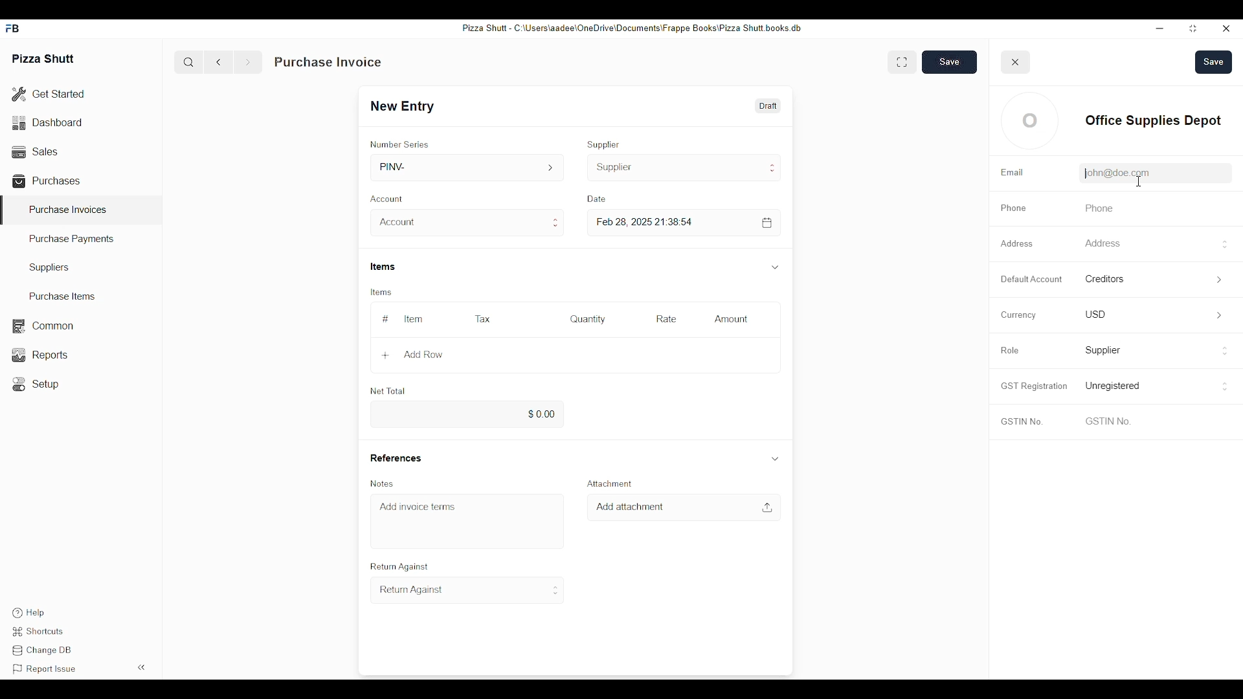  I want to click on Items, so click(384, 267).